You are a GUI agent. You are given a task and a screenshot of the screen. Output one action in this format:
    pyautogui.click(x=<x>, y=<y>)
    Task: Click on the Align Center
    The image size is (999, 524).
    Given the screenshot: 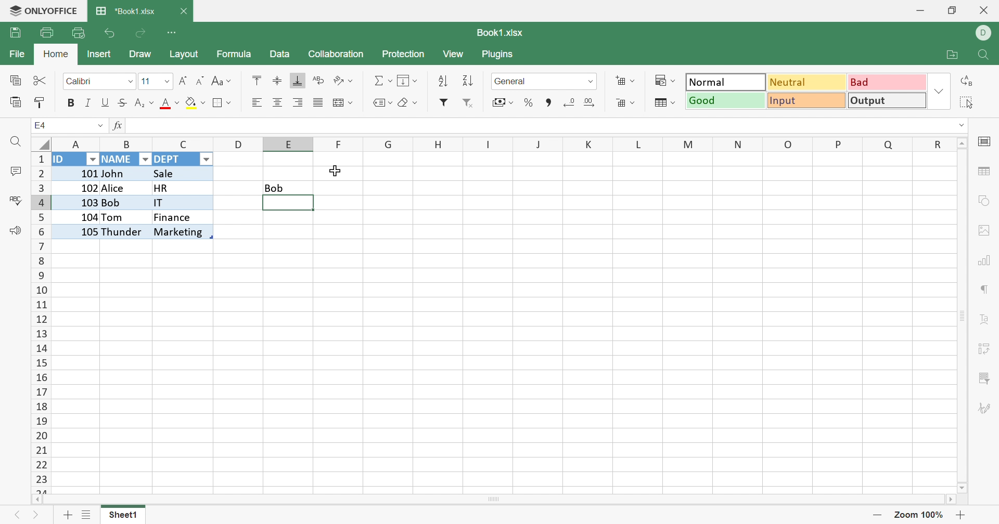 What is the action you would take?
    pyautogui.click(x=278, y=104)
    